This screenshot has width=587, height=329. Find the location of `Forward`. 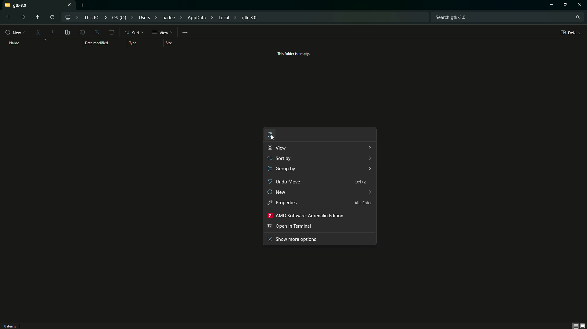

Forward is located at coordinates (24, 18).